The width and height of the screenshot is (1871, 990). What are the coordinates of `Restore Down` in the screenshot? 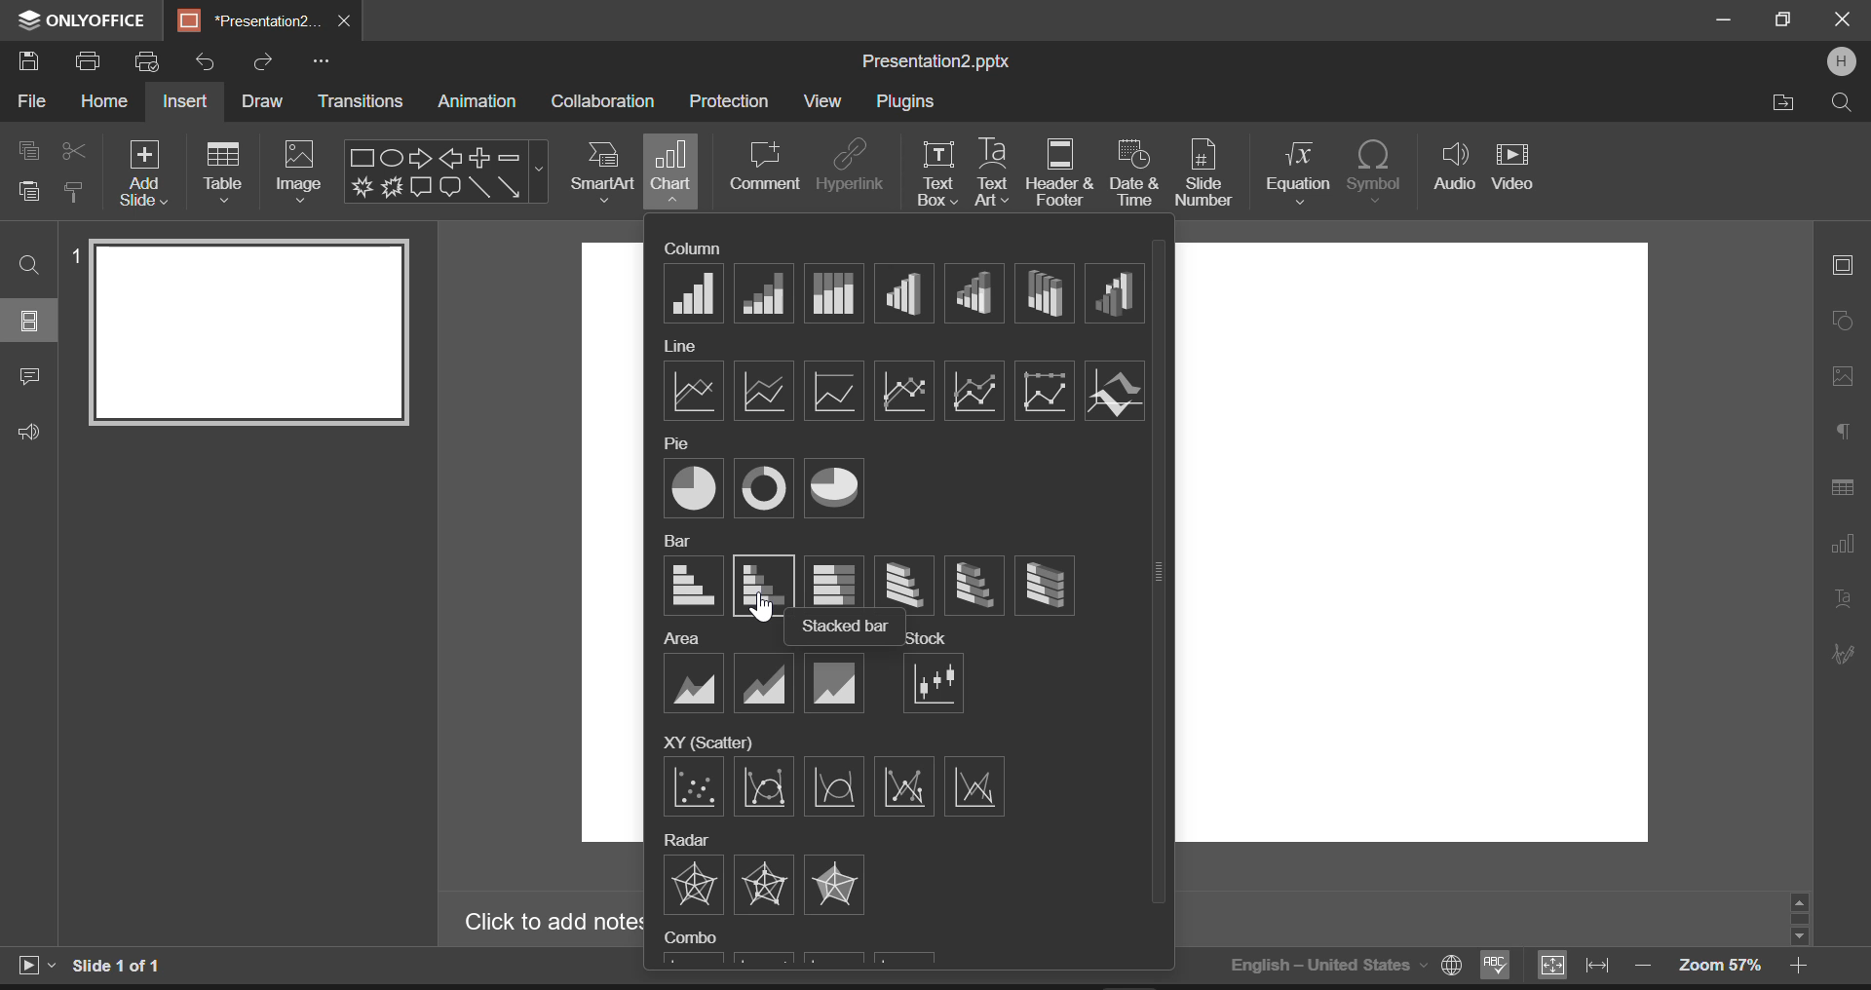 It's located at (1727, 21).